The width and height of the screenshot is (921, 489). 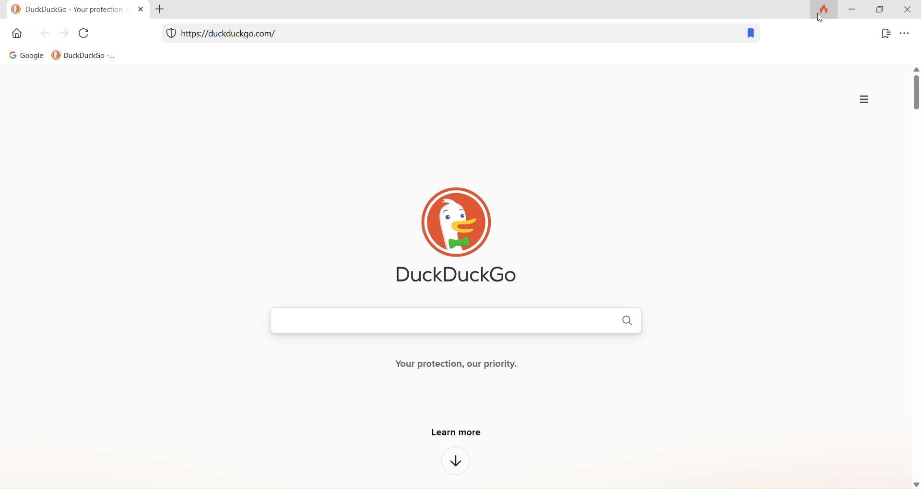 I want to click on your protection, our priority, so click(x=469, y=369).